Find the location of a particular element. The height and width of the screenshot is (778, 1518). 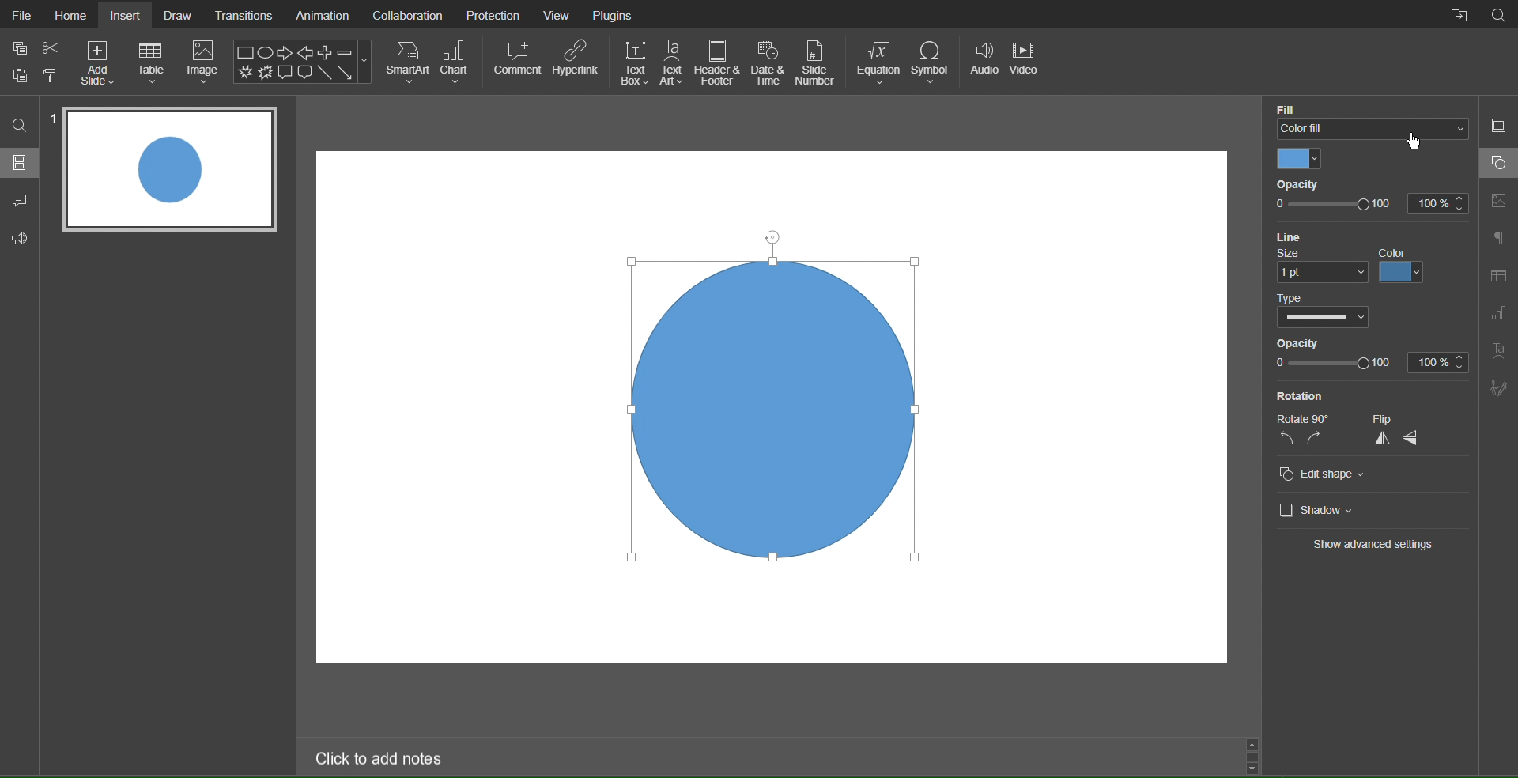

Signature is located at coordinates (1499, 391).